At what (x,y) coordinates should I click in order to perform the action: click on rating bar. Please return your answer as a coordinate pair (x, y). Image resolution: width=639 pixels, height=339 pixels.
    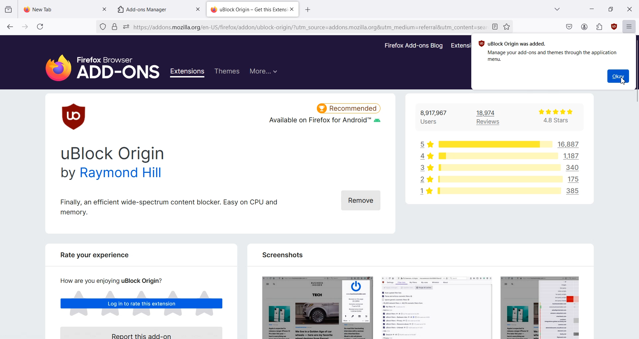
    Looking at the image, I should click on (498, 157).